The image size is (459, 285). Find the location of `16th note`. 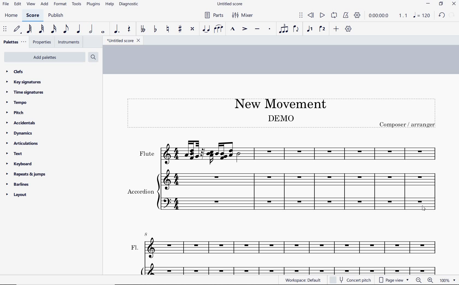

16th note is located at coordinates (54, 29).